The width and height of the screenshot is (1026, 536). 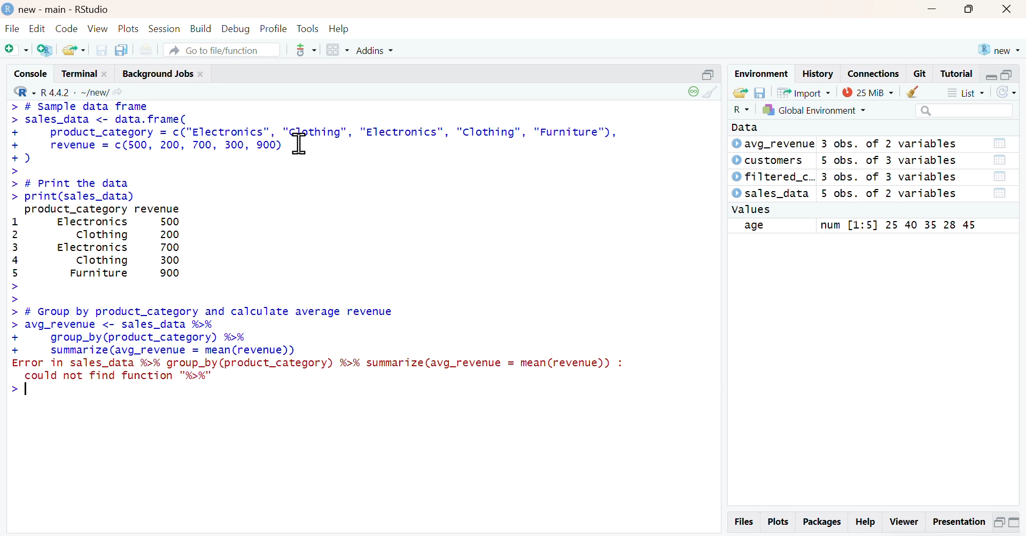 What do you see at coordinates (102, 51) in the screenshot?
I see `Save Current Document` at bounding box center [102, 51].